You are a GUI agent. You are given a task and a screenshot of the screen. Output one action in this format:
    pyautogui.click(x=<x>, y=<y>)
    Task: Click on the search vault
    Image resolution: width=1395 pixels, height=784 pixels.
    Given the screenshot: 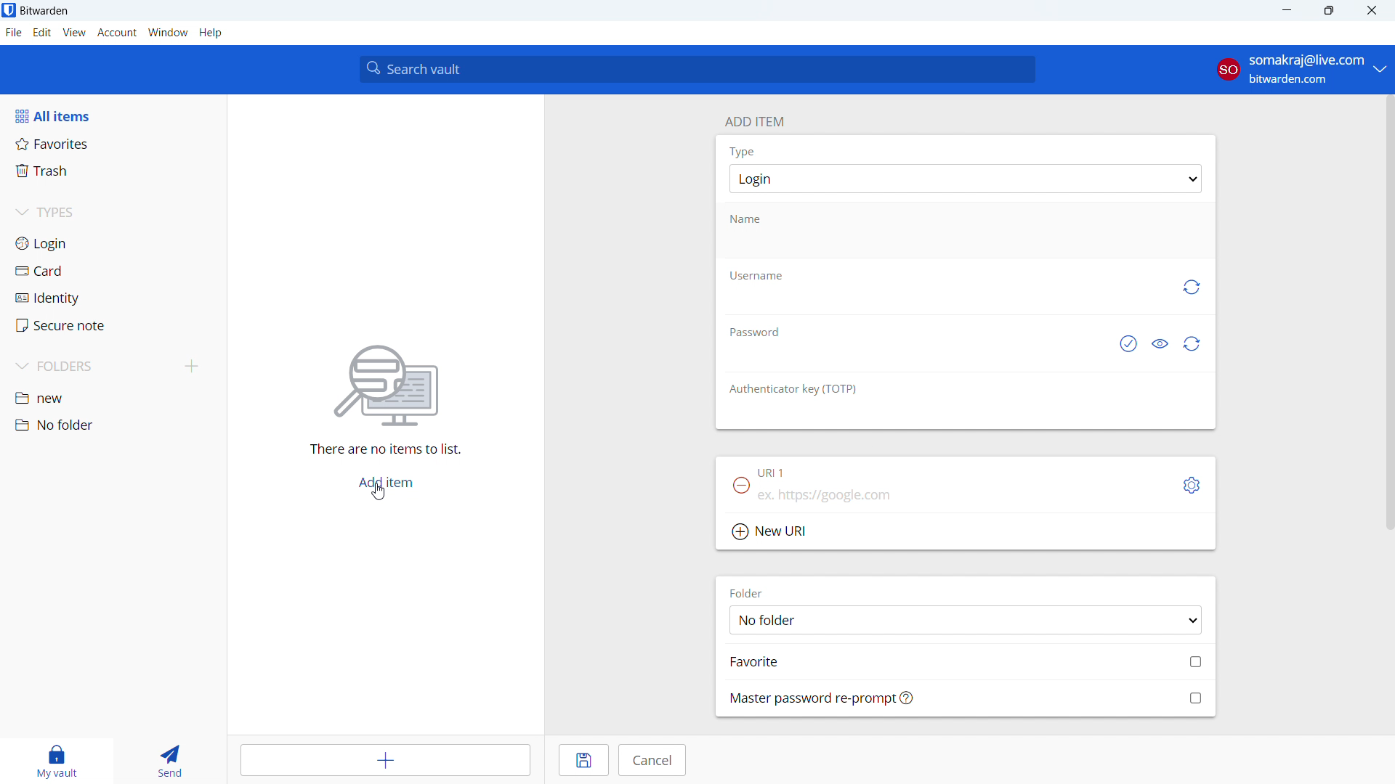 What is the action you would take?
    pyautogui.click(x=697, y=69)
    